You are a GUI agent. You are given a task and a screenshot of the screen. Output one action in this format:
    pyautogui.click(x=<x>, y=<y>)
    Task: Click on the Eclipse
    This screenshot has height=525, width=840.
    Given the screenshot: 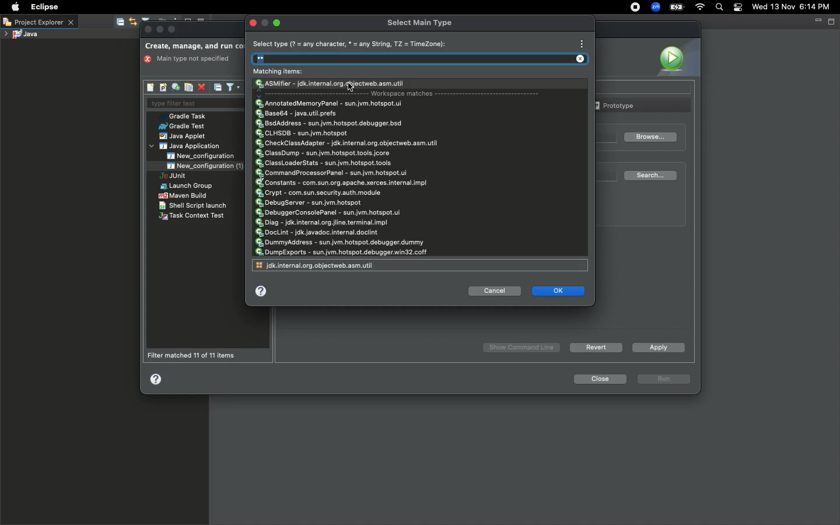 What is the action you would take?
    pyautogui.click(x=43, y=7)
    